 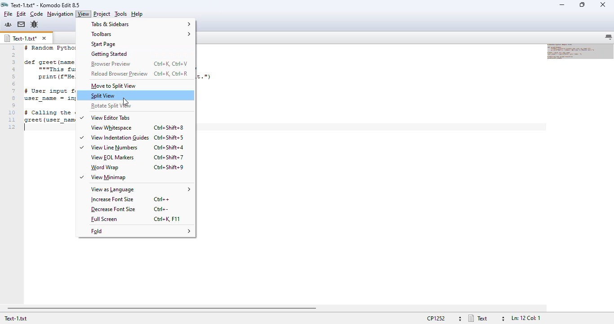 What do you see at coordinates (603, 5) in the screenshot?
I see `close` at bounding box center [603, 5].